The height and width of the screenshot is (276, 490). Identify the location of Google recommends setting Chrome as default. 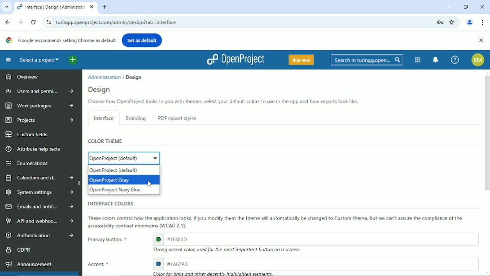
(61, 40).